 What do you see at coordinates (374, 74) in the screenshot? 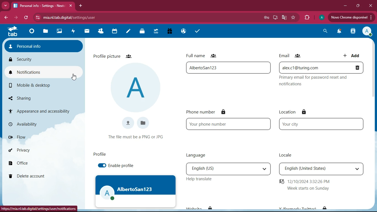
I see `scrollbar` at bounding box center [374, 74].